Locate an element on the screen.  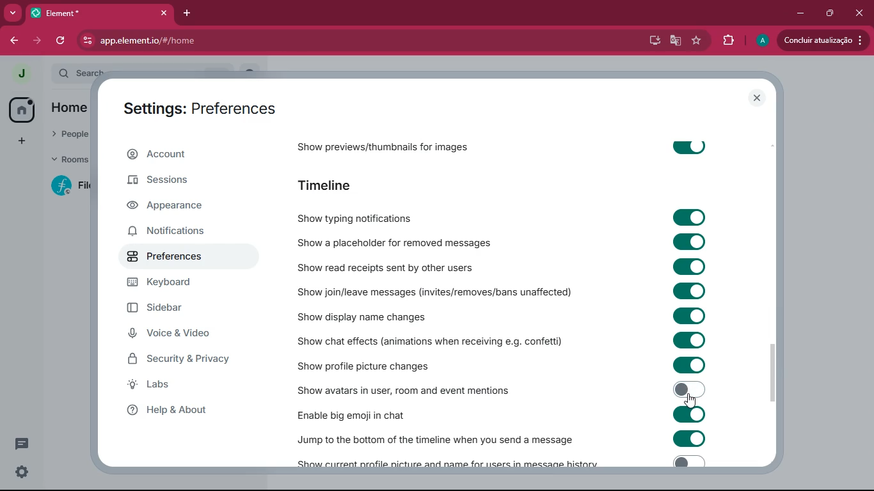
toggle on  is located at coordinates (689, 364).